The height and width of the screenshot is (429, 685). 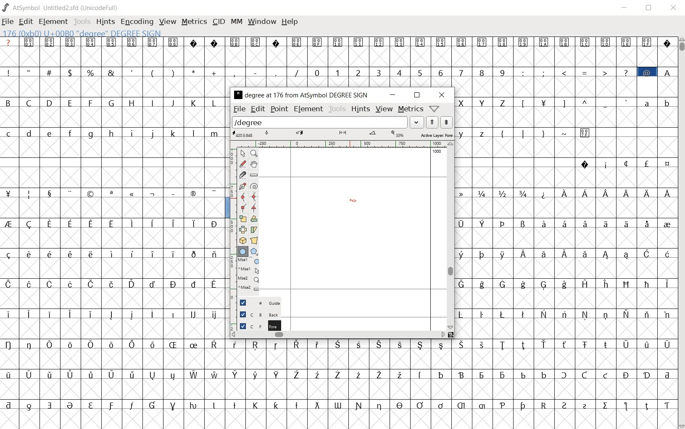 I want to click on unicode code points, so click(x=247, y=42).